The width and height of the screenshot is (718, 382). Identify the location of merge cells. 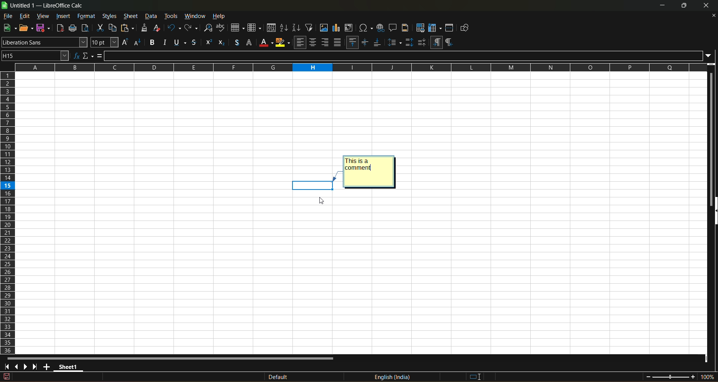
(316, 43).